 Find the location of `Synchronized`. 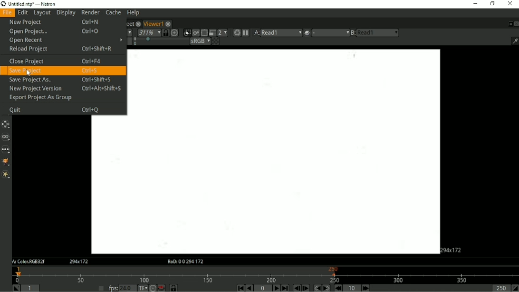

Synchronized is located at coordinates (165, 33).